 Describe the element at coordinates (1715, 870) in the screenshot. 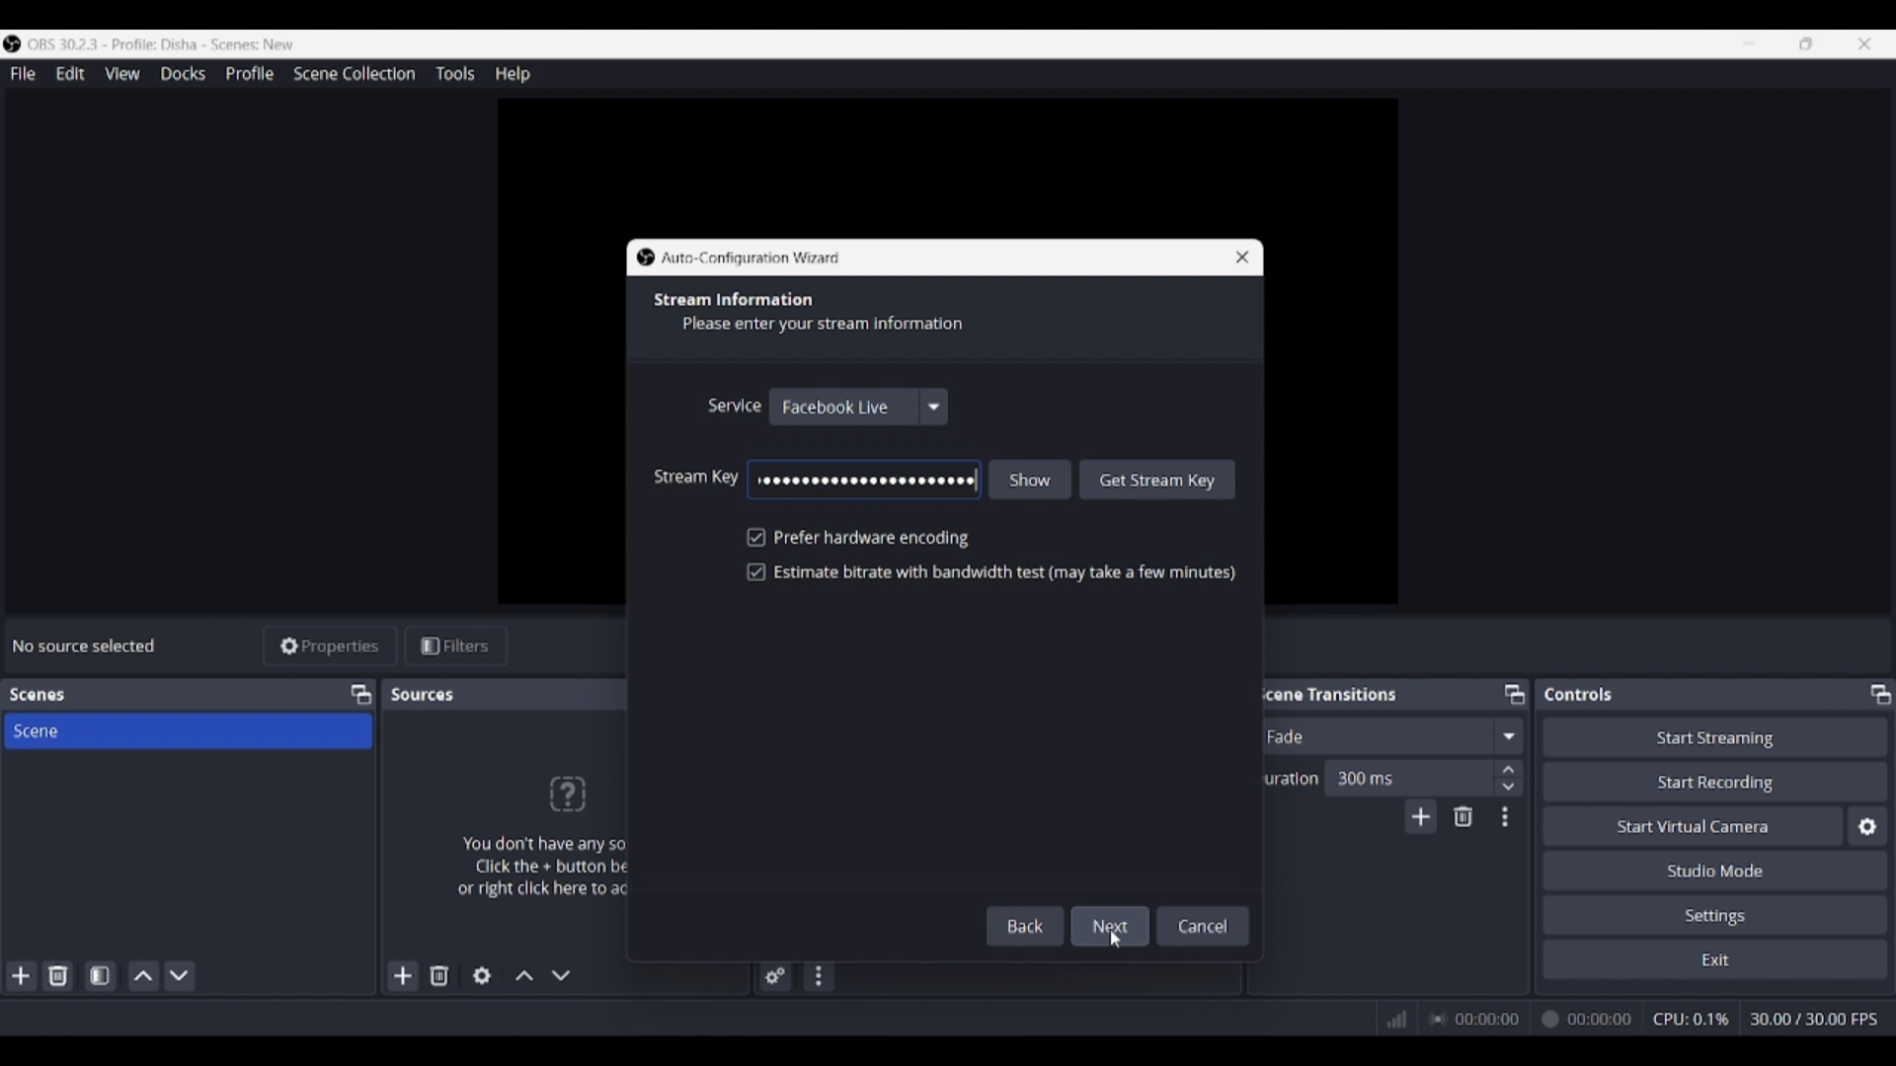

I see `Studio mode` at that location.